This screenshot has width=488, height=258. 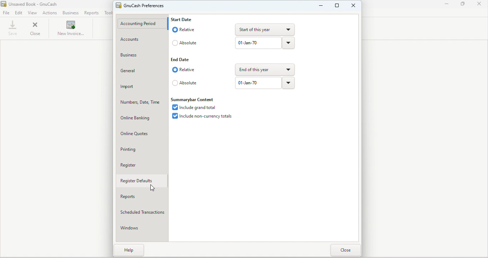 What do you see at coordinates (259, 43) in the screenshot?
I see `Text box` at bounding box center [259, 43].